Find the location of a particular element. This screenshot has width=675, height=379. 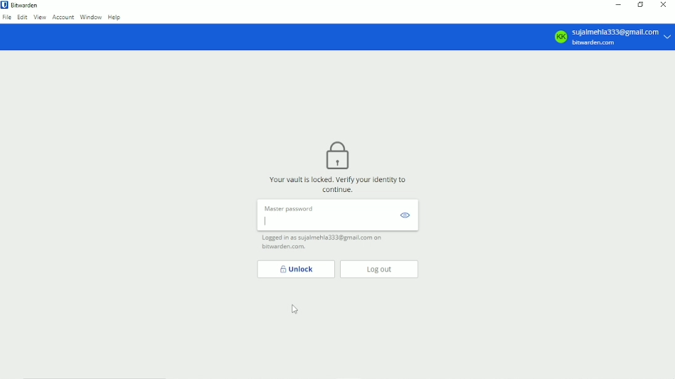

Cursor is located at coordinates (295, 309).